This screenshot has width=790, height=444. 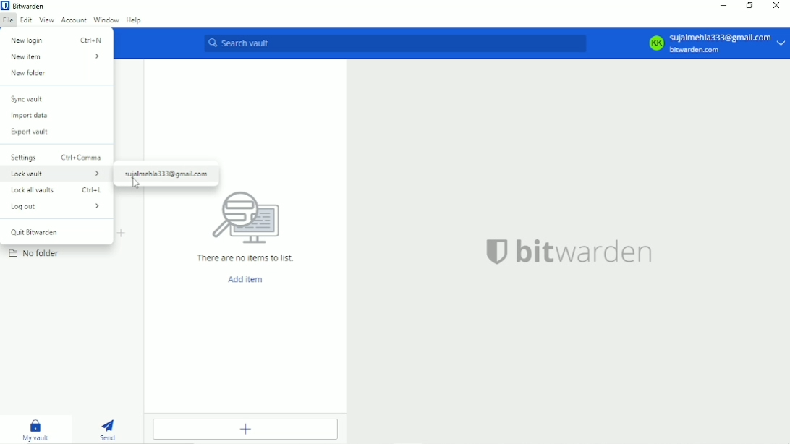 What do you see at coordinates (40, 231) in the screenshot?
I see `Quit Bitwarden` at bounding box center [40, 231].